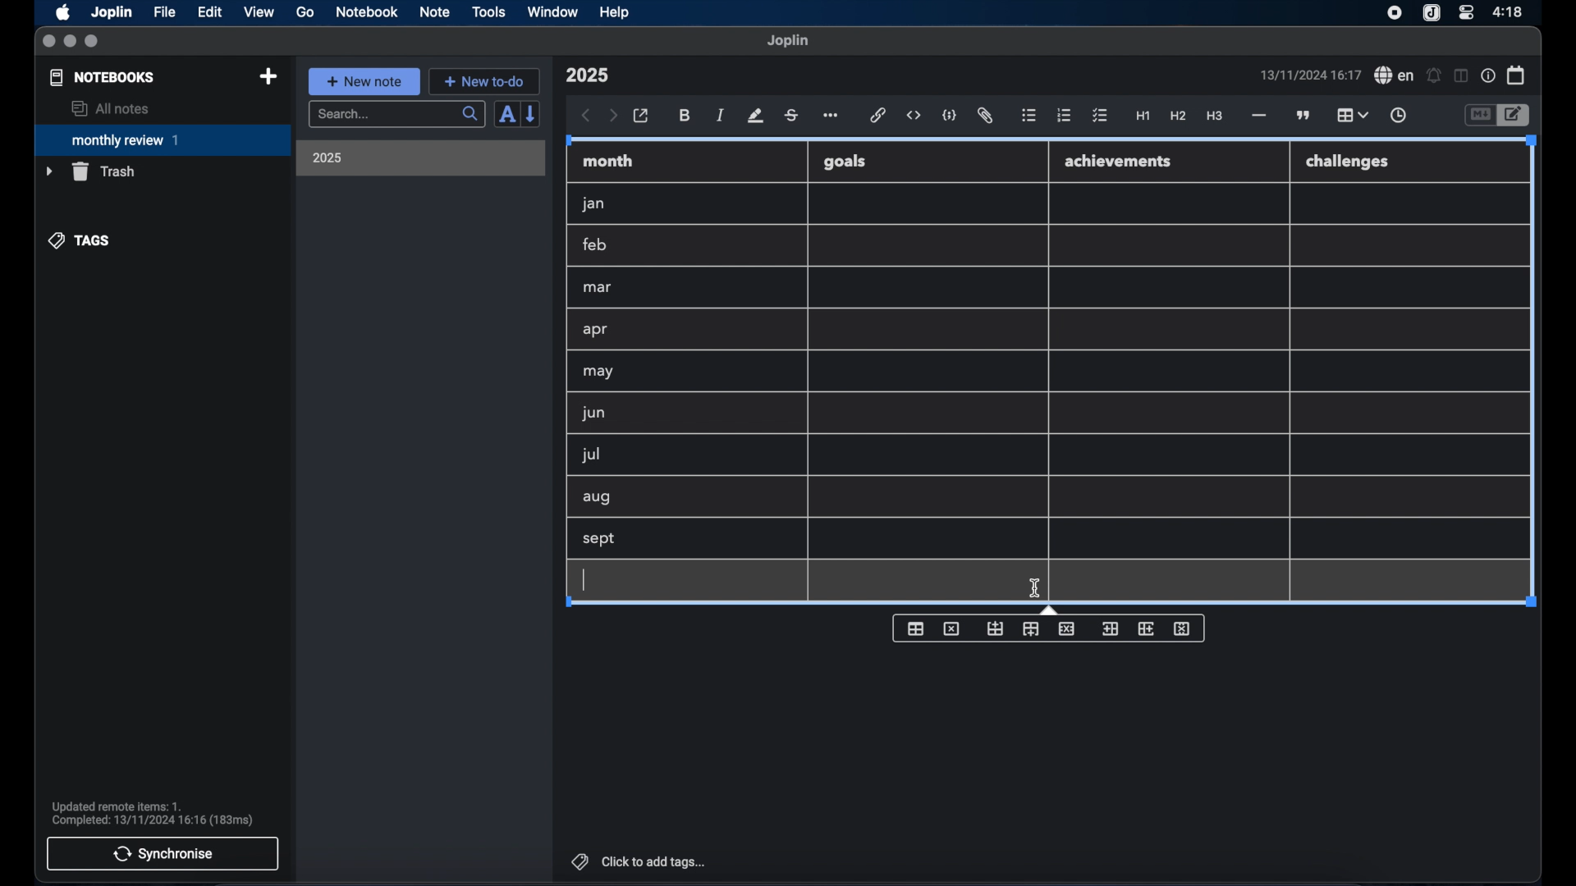 The image size is (1576, 886). What do you see at coordinates (488, 11) in the screenshot?
I see `tools` at bounding box center [488, 11].